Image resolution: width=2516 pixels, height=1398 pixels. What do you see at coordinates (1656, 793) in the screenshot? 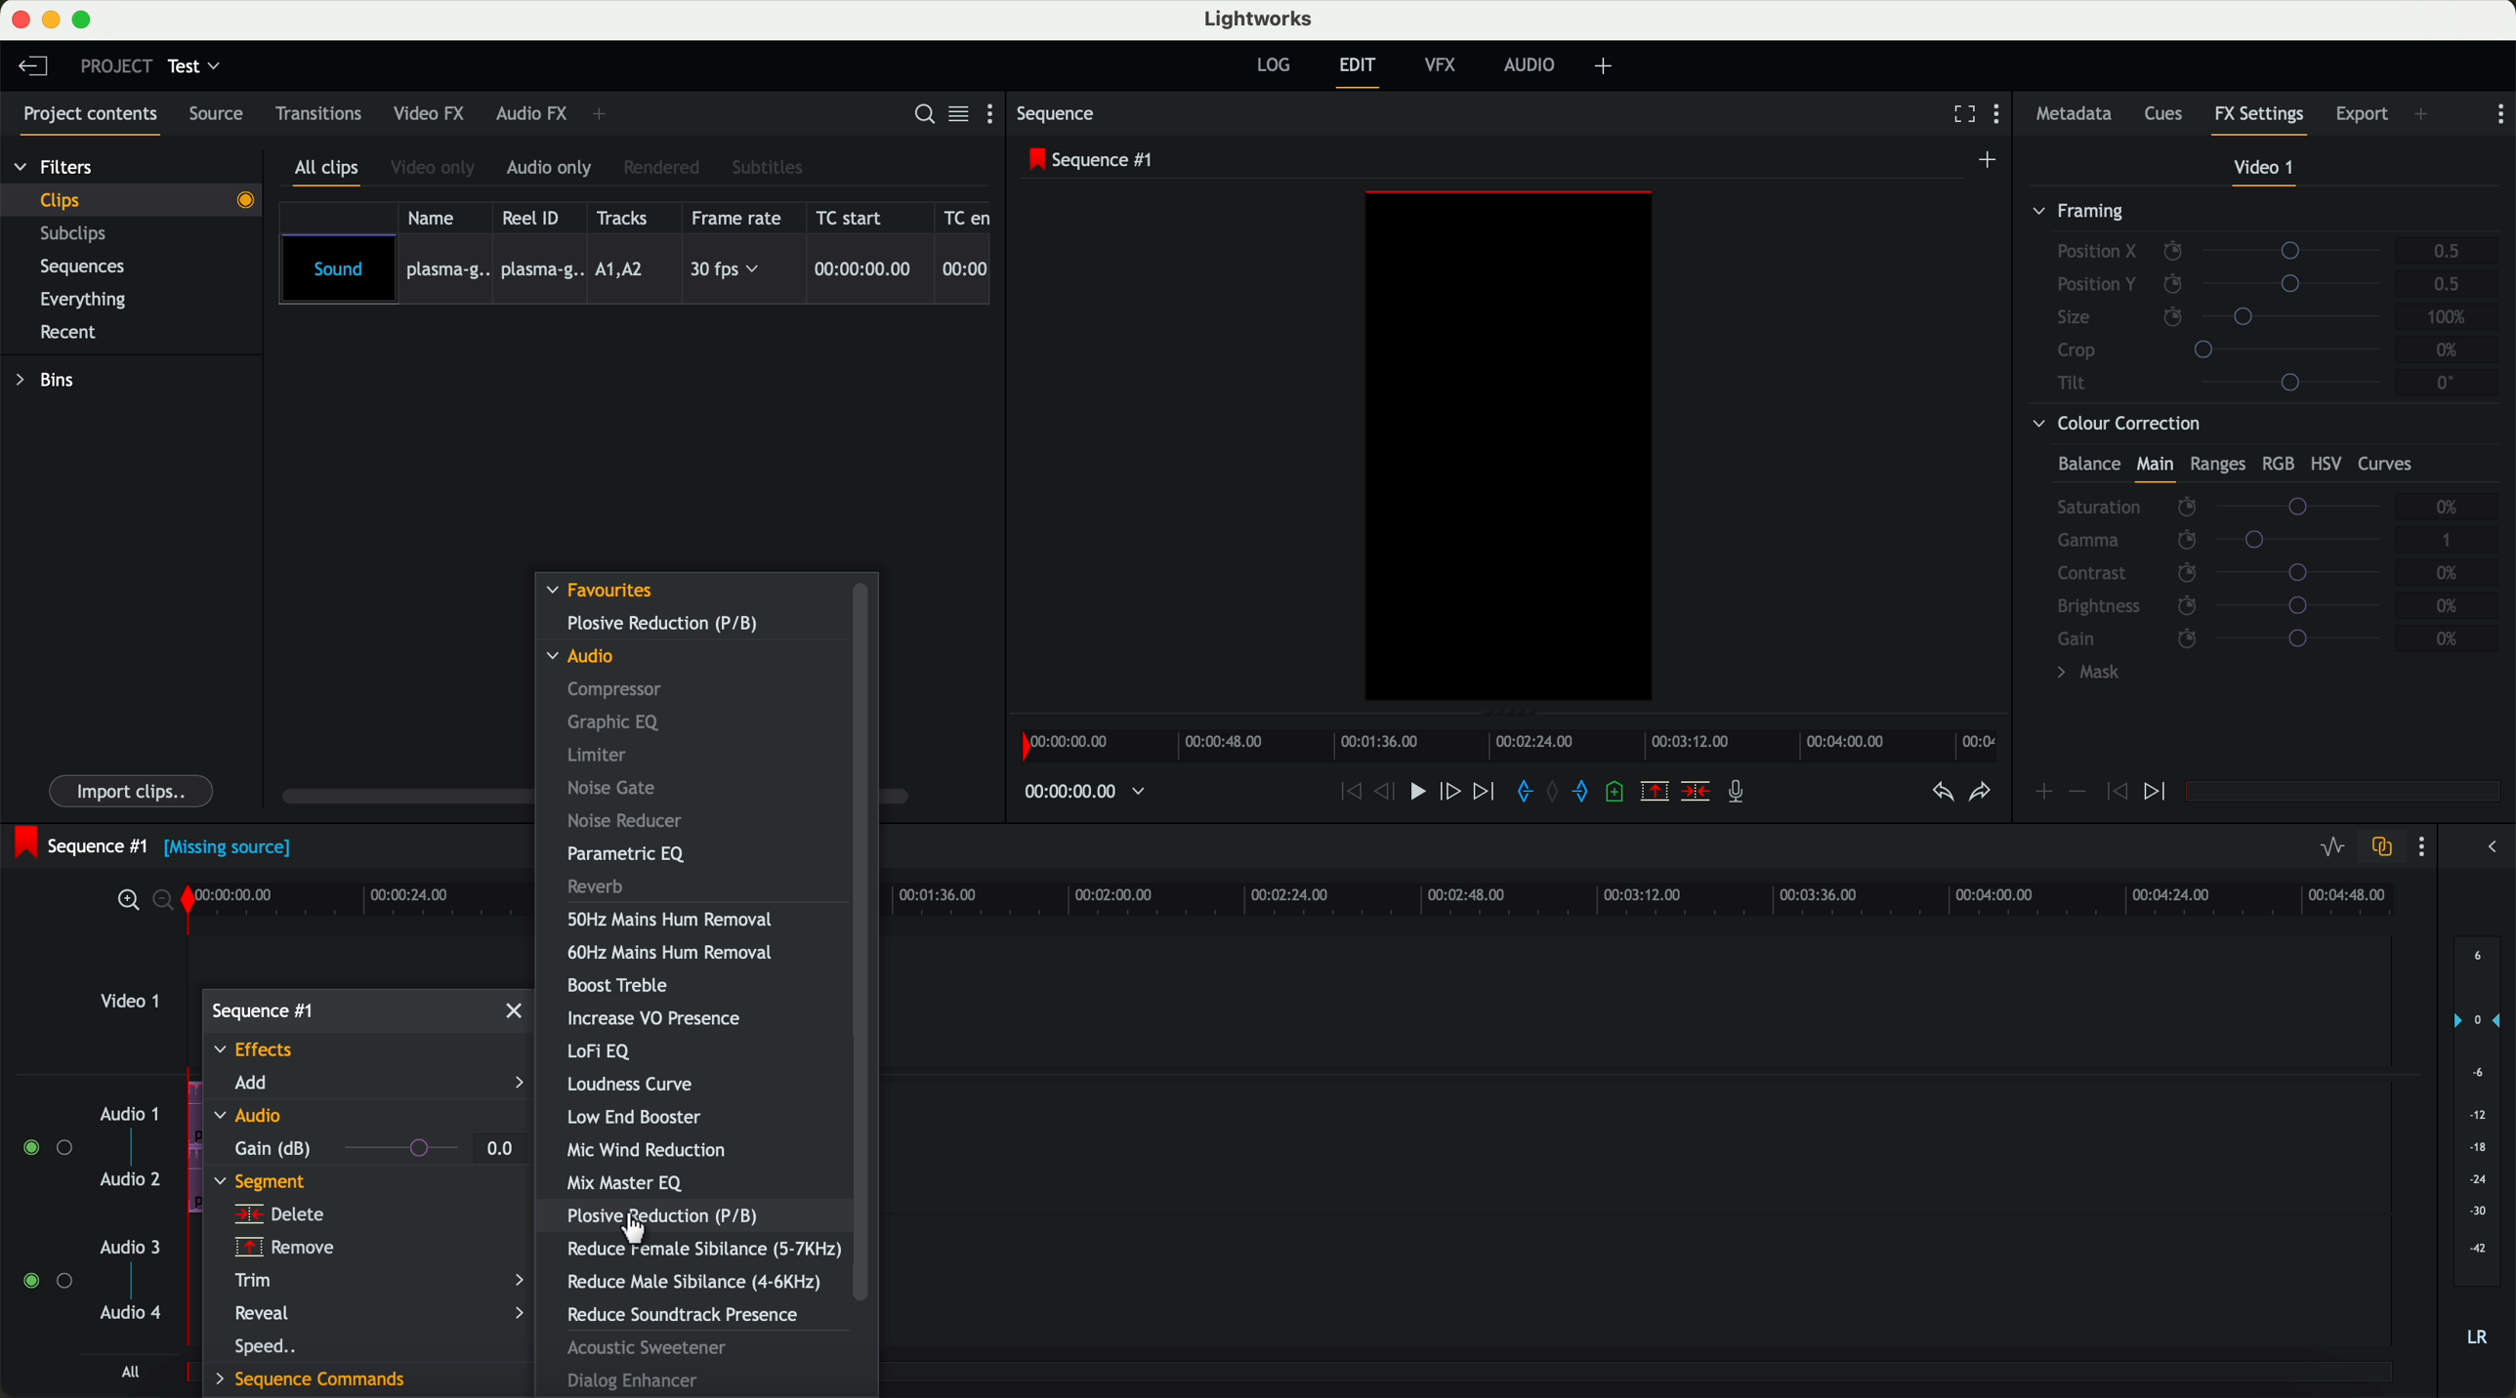
I see `remove the marked section` at bounding box center [1656, 793].